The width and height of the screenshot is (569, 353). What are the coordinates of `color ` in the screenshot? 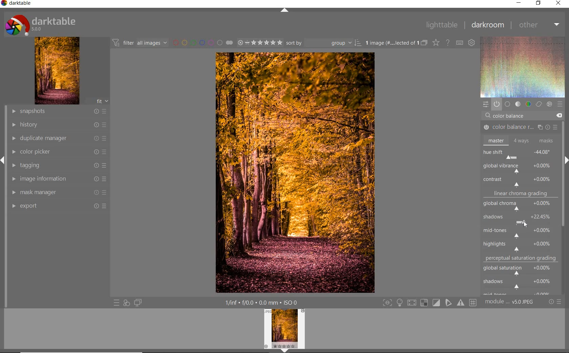 It's located at (528, 104).